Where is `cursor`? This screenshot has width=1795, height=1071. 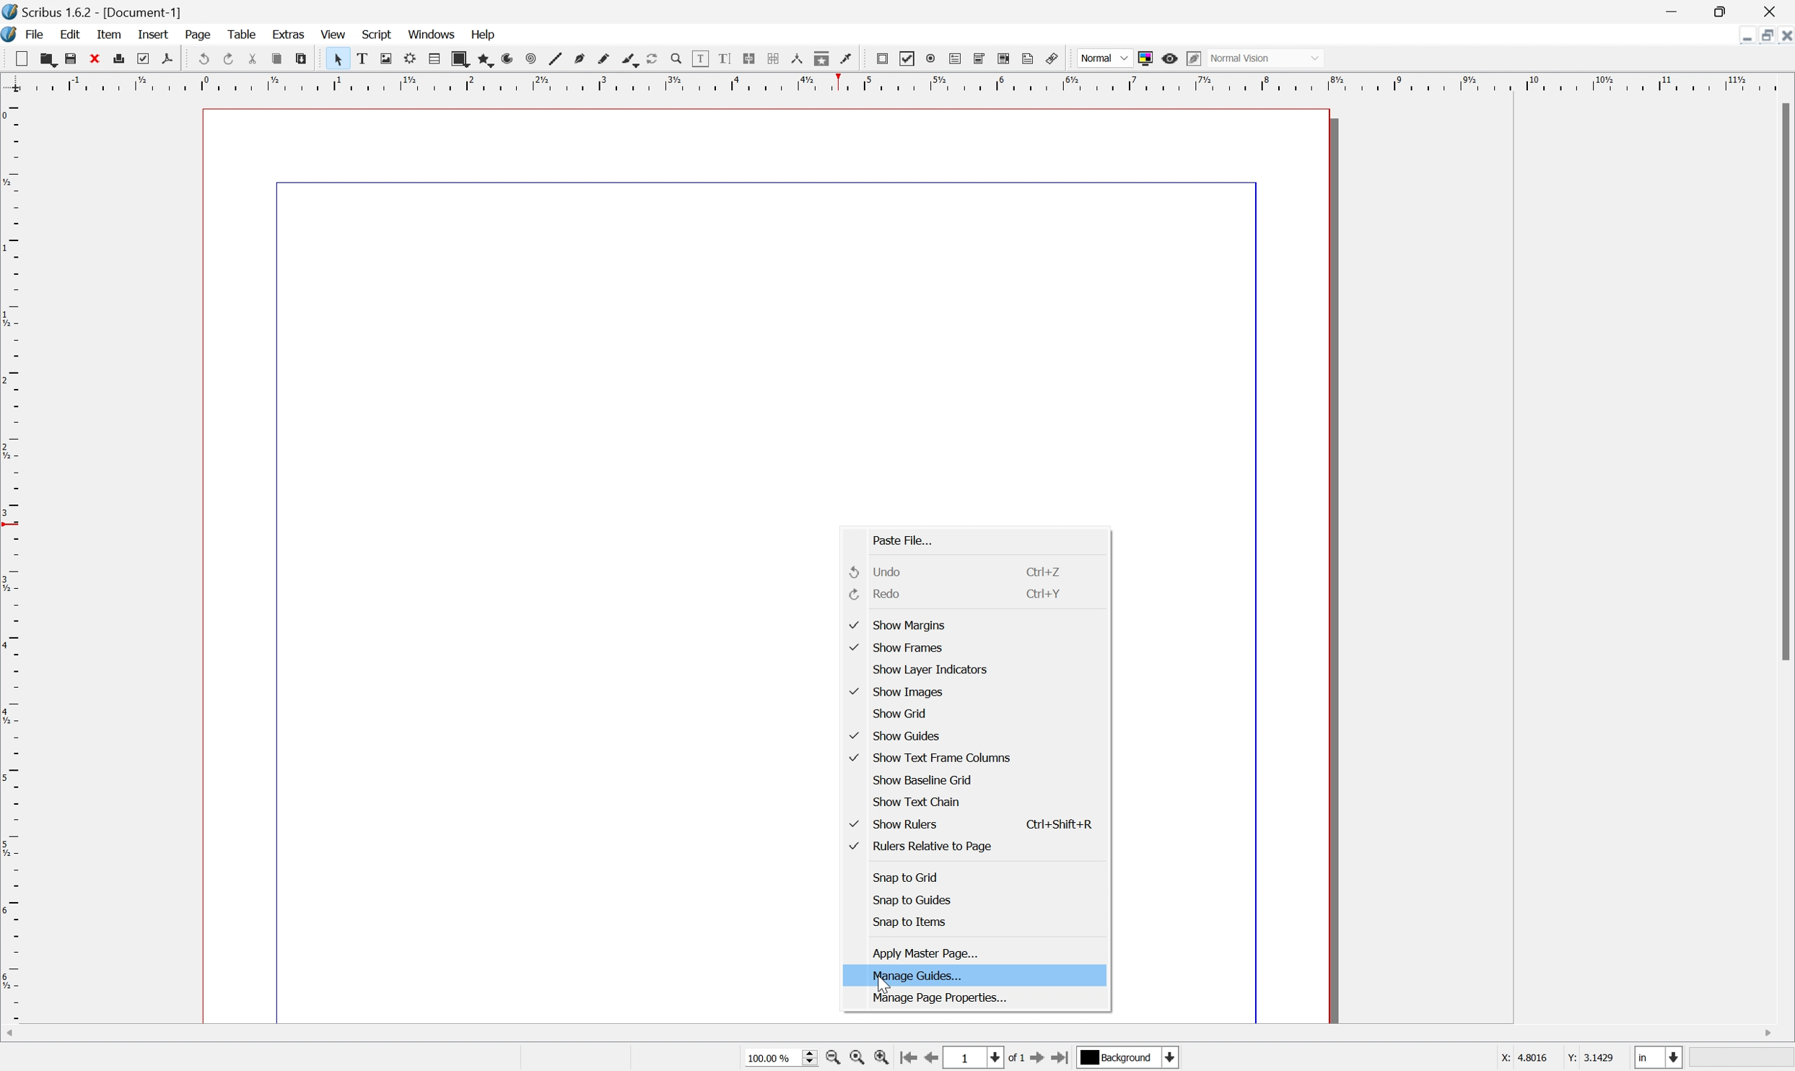
cursor is located at coordinates (883, 987).